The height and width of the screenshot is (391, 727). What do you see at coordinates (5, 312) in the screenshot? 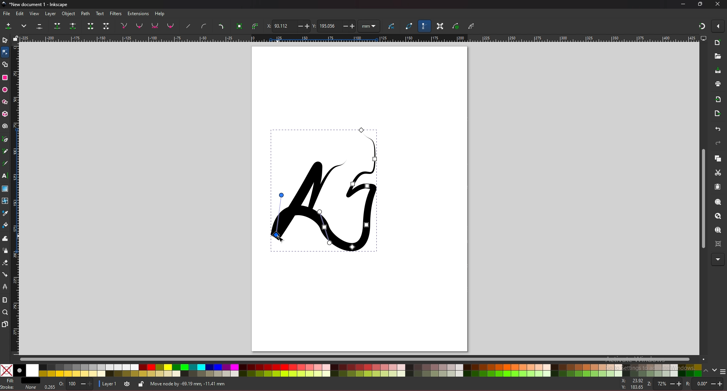
I see `zoom` at bounding box center [5, 312].